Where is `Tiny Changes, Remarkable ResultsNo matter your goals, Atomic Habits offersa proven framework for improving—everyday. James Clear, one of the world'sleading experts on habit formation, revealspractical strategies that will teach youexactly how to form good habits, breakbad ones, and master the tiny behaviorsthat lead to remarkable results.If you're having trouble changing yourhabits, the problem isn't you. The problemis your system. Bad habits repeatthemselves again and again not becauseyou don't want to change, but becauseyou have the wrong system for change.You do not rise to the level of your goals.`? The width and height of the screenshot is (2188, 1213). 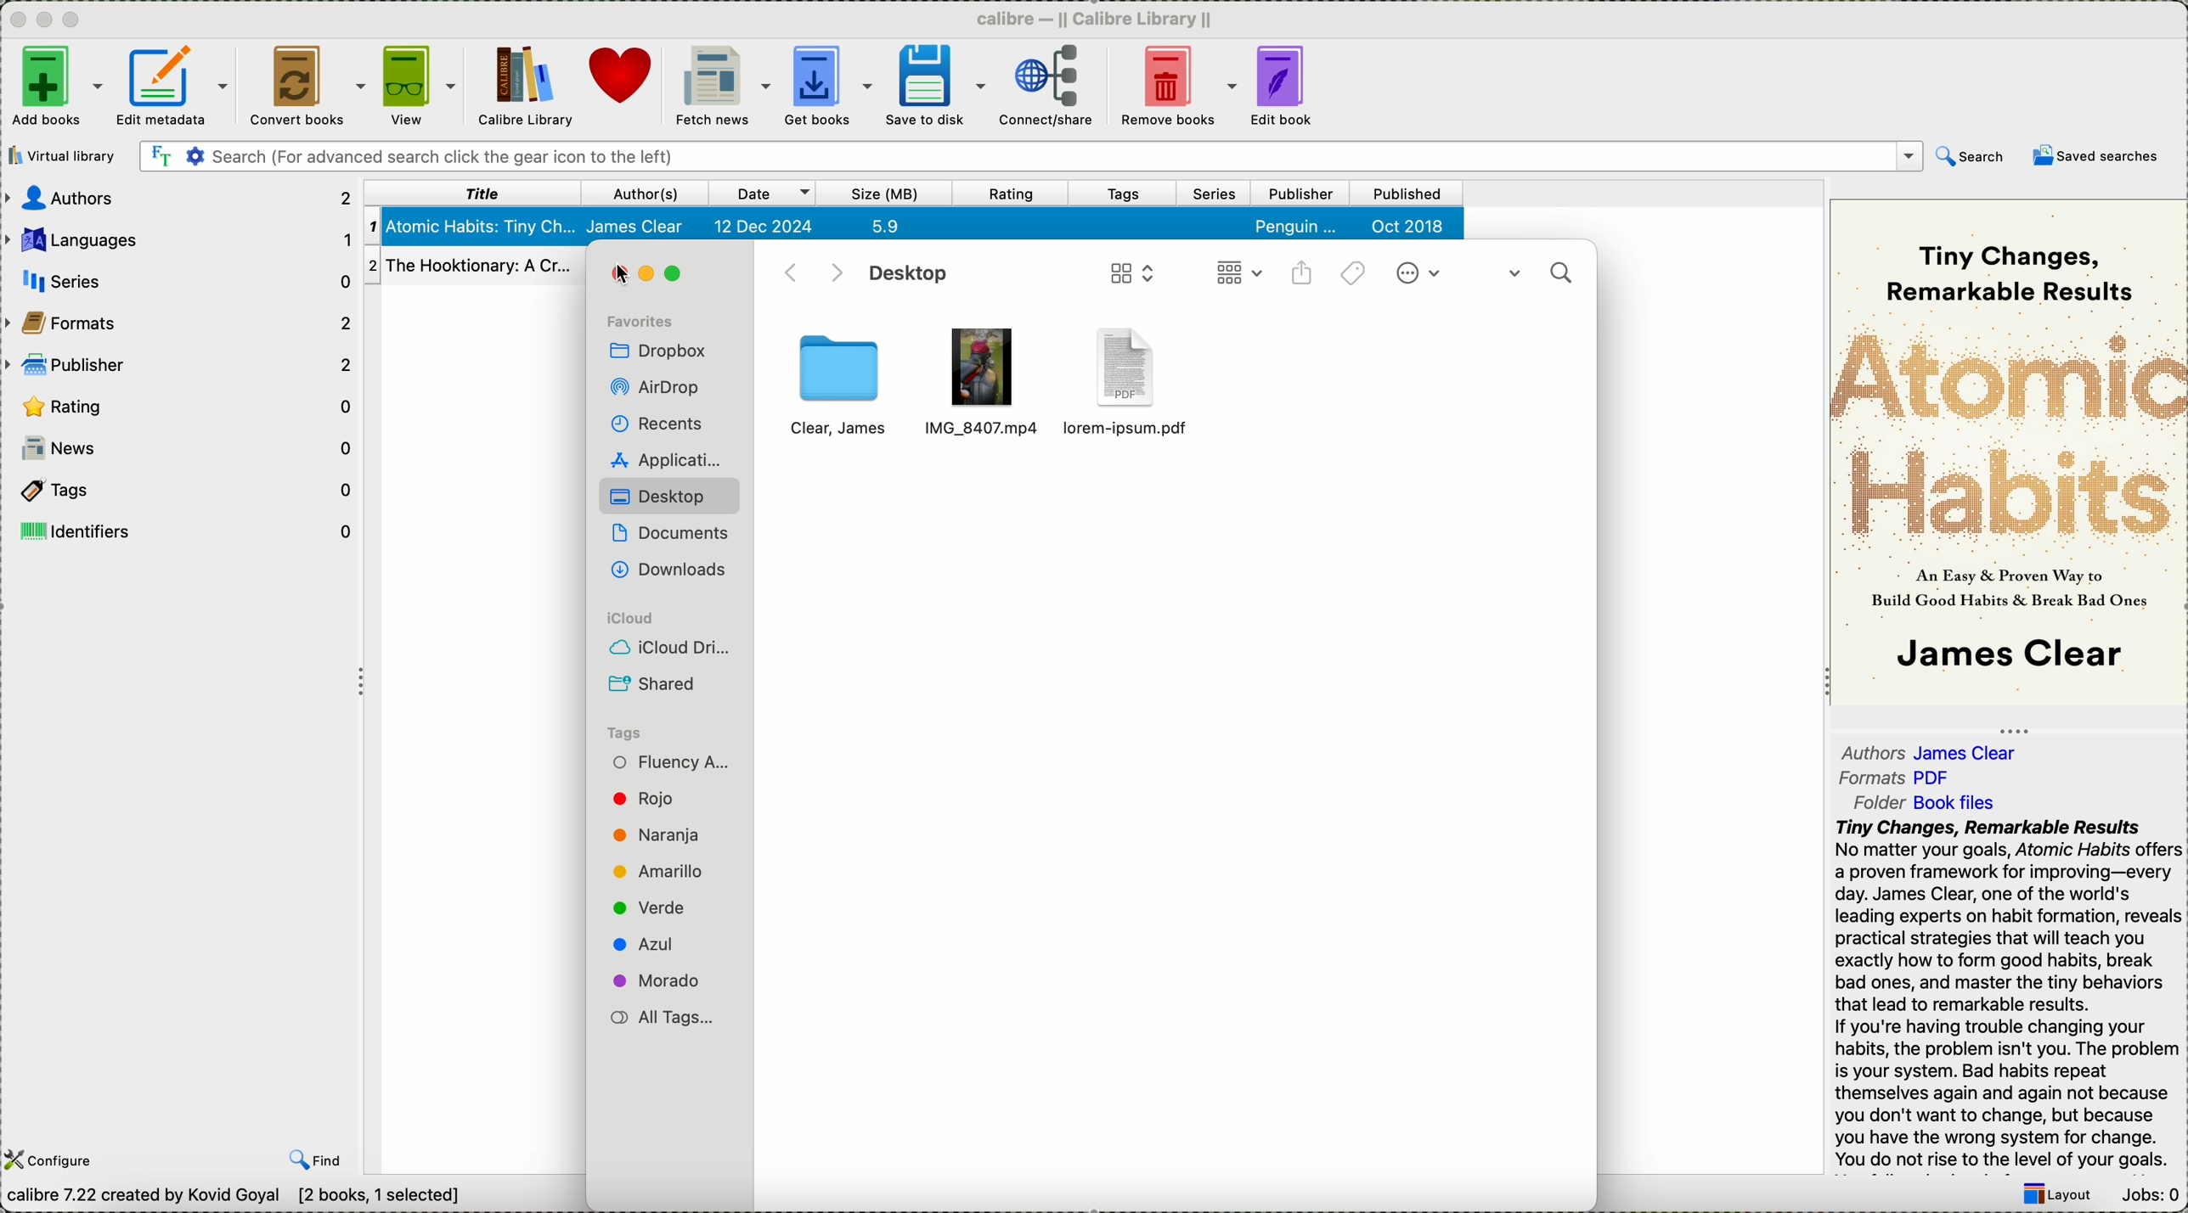
Tiny Changes, Remarkable ResultsNo matter your goals, Atomic Habits offersa proven framework for improving—everyday. James Clear, one of the world'sleading experts on habit formation, revealspractical strategies that will teach youexactly how to form good habits, breakbad ones, and master the tiny behaviorsthat lead to remarkable results.If you're having trouble changing yourhabits, the problem isn't you. The problemis your system. Bad habits repeatthemselves again and again not becauseyou don't want to change, but becauseyou have the wrong system for change.You do not rise to the level of your goals. is located at coordinates (1999, 993).